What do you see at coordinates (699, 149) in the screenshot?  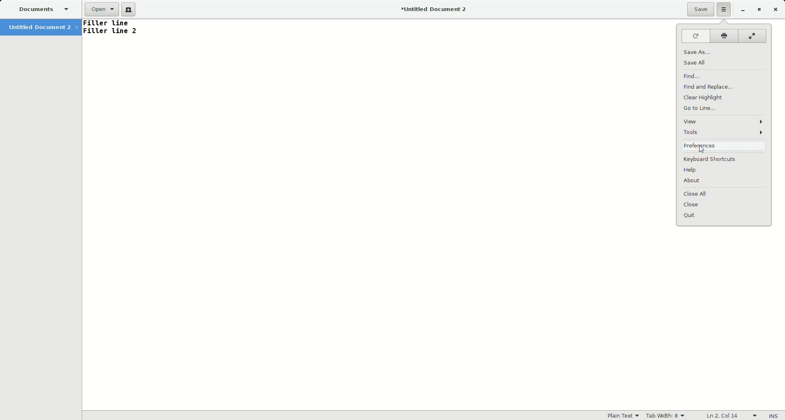 I see `Cursor` at bounding box center [699, 149].